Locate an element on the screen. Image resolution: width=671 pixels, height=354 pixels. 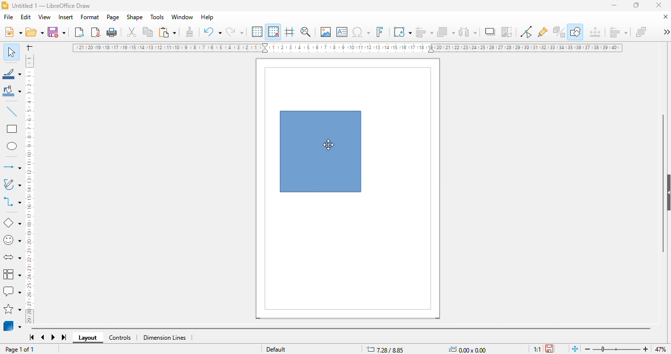
title is located at coordinates (51, 5).